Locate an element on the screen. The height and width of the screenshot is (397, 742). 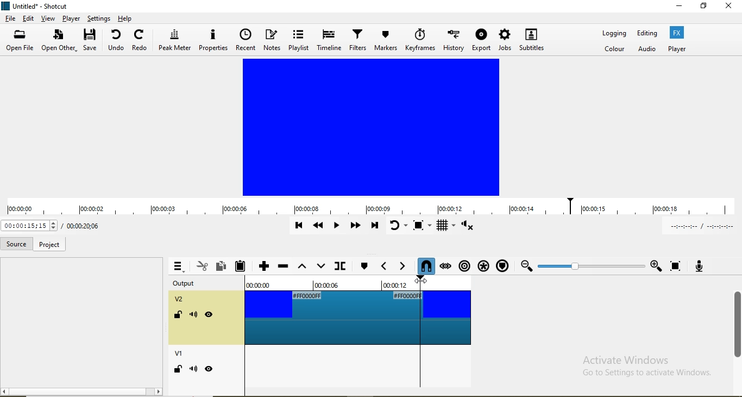
visibility is located at coordinates (209, 315).